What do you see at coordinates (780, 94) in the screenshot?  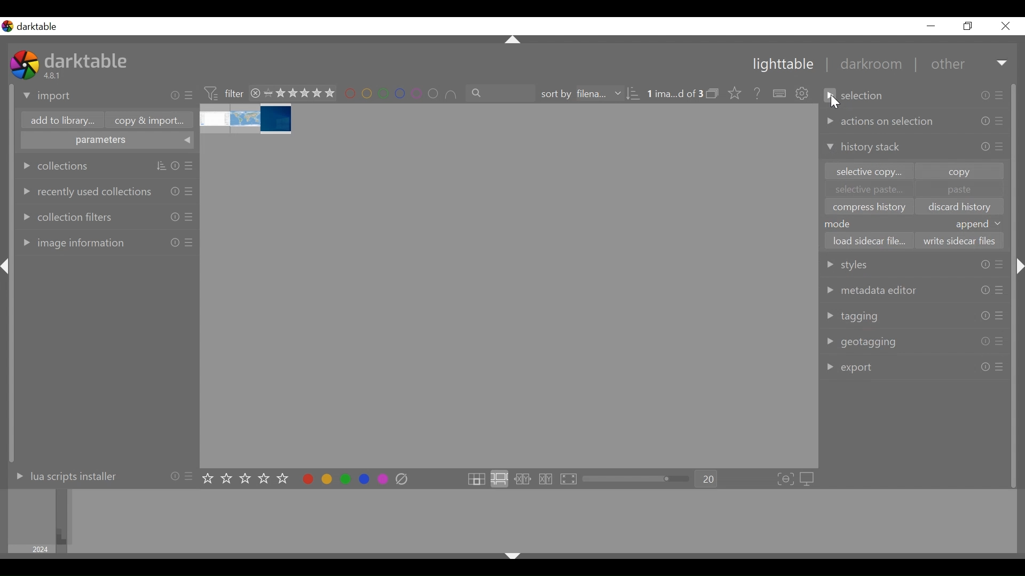 I see `define shortcuts` at bounding box center [780, 94].